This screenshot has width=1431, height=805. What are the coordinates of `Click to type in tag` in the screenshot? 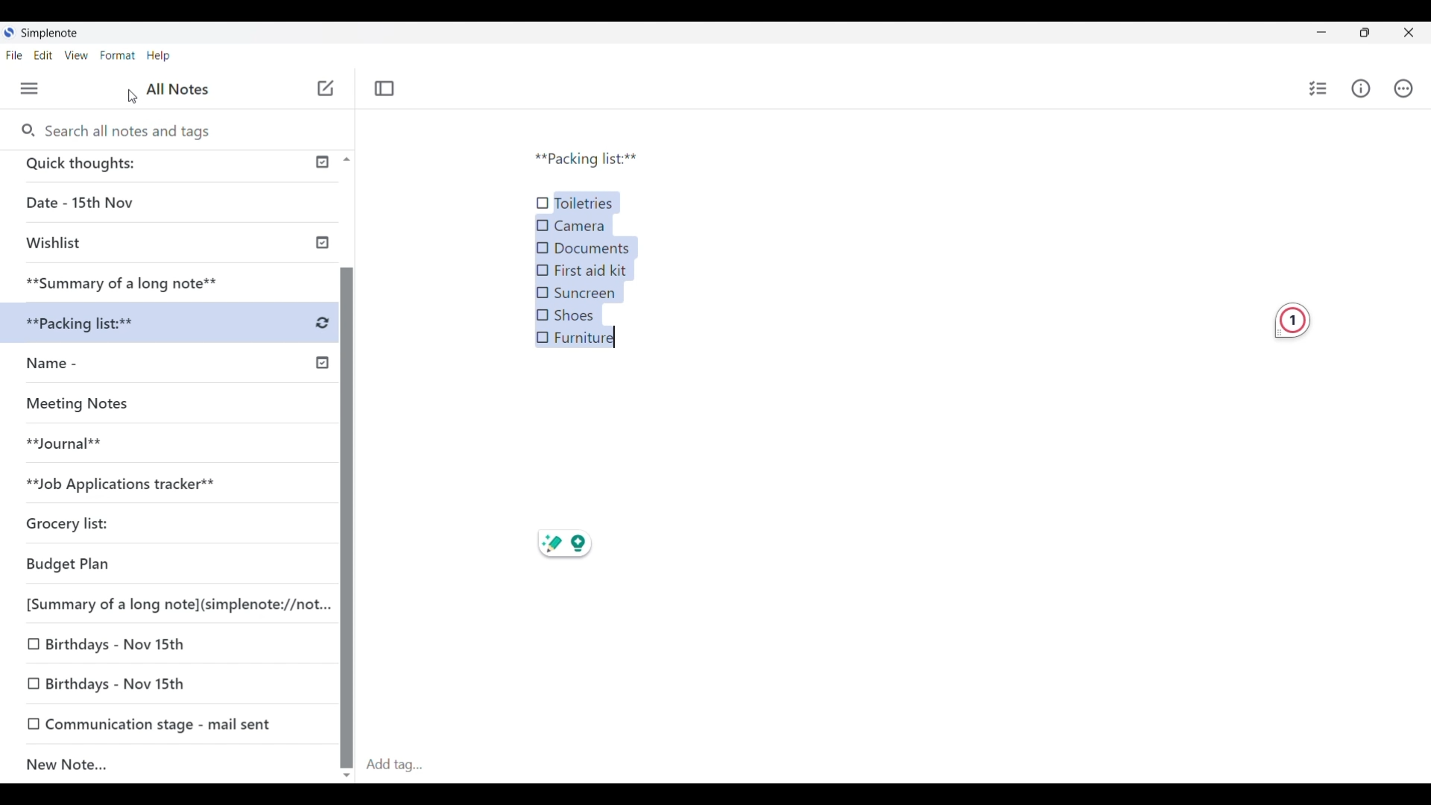 It's located at (394, 765).